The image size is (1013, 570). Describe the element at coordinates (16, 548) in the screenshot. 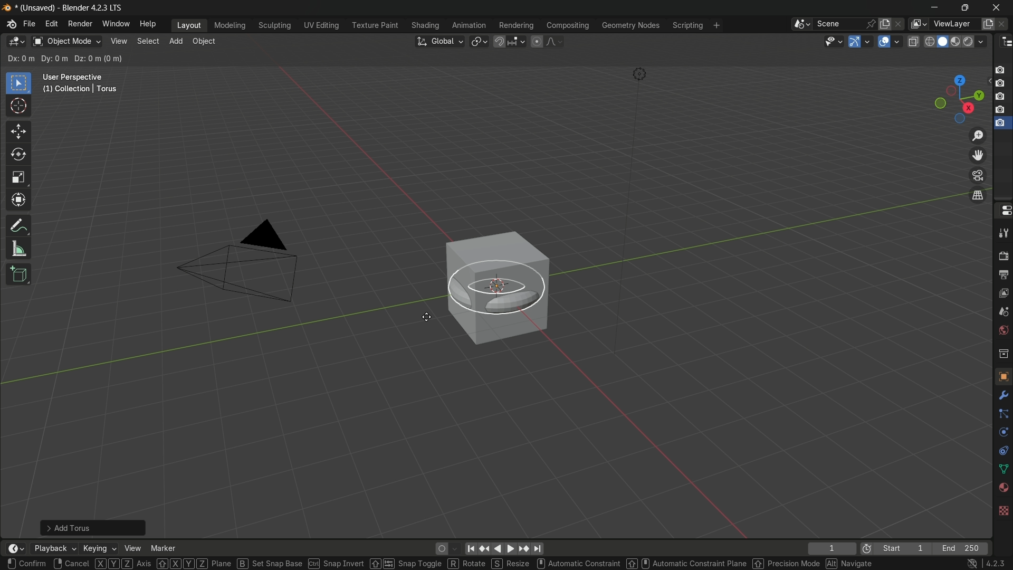

I see `timeline` at that location.